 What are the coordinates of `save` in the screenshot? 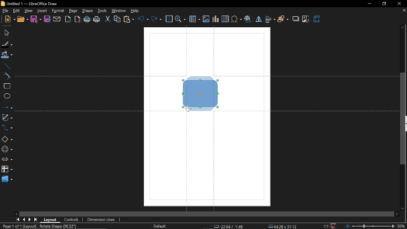 It's located at (334, 226).